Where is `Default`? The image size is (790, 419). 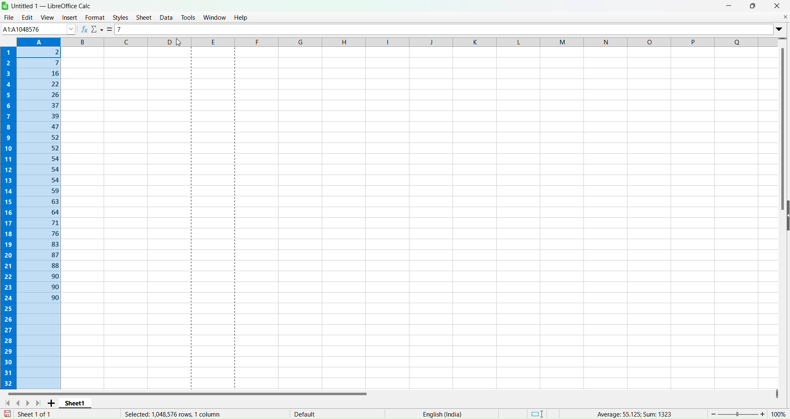
Default is located at coordinates (304, 412).